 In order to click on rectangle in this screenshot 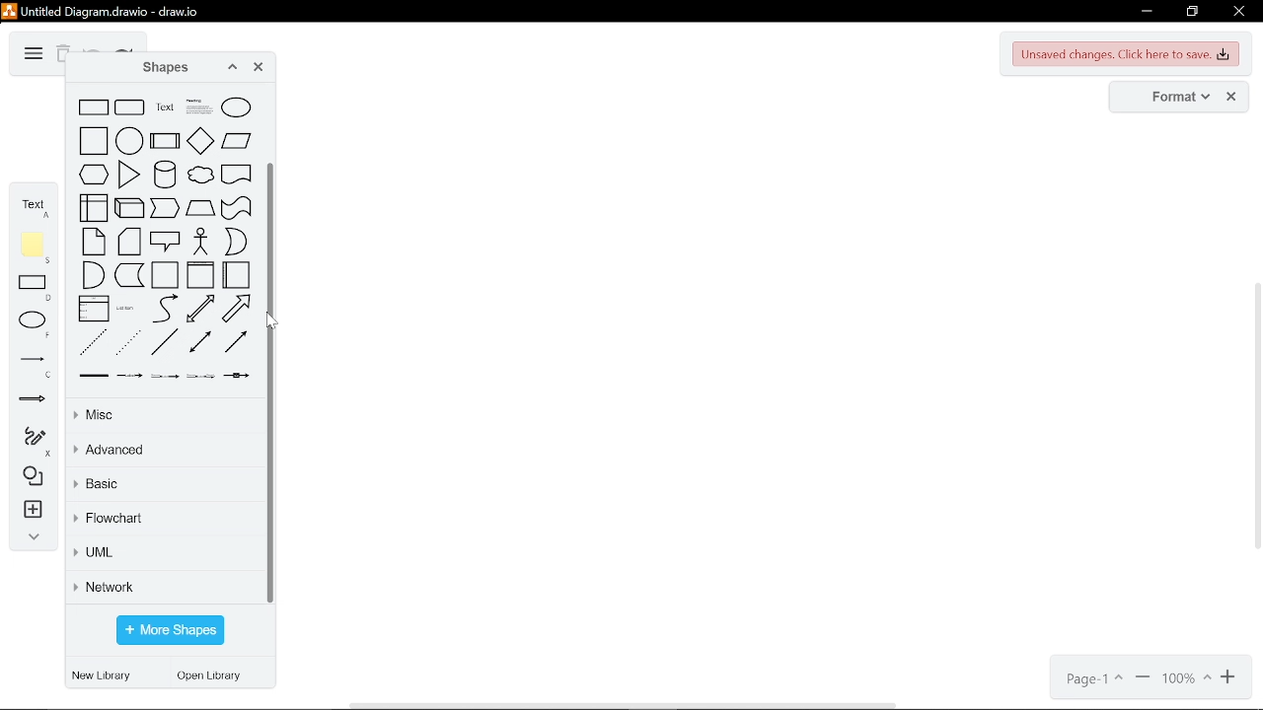, I will do `click(36, 289)`.